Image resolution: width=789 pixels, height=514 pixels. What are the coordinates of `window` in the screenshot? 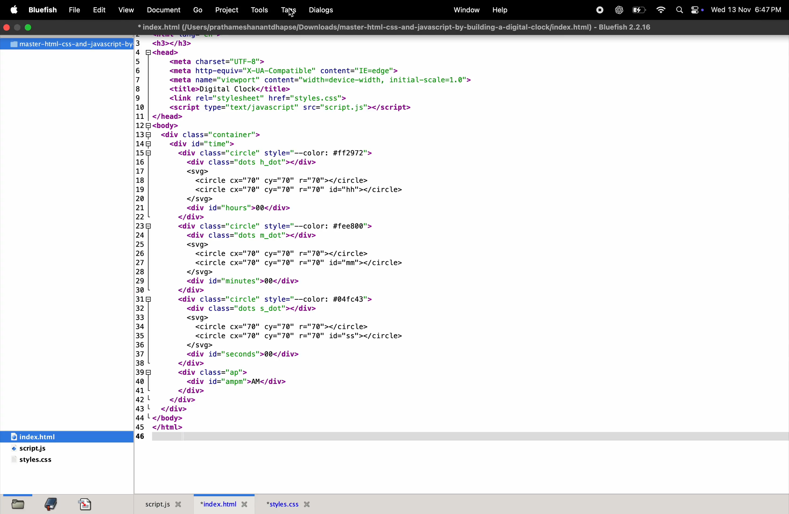 It's located at (465, 11).